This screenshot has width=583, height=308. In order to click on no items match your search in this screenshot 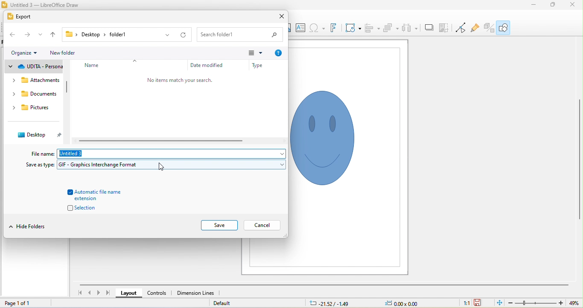, I will do `click(181, 80)`.